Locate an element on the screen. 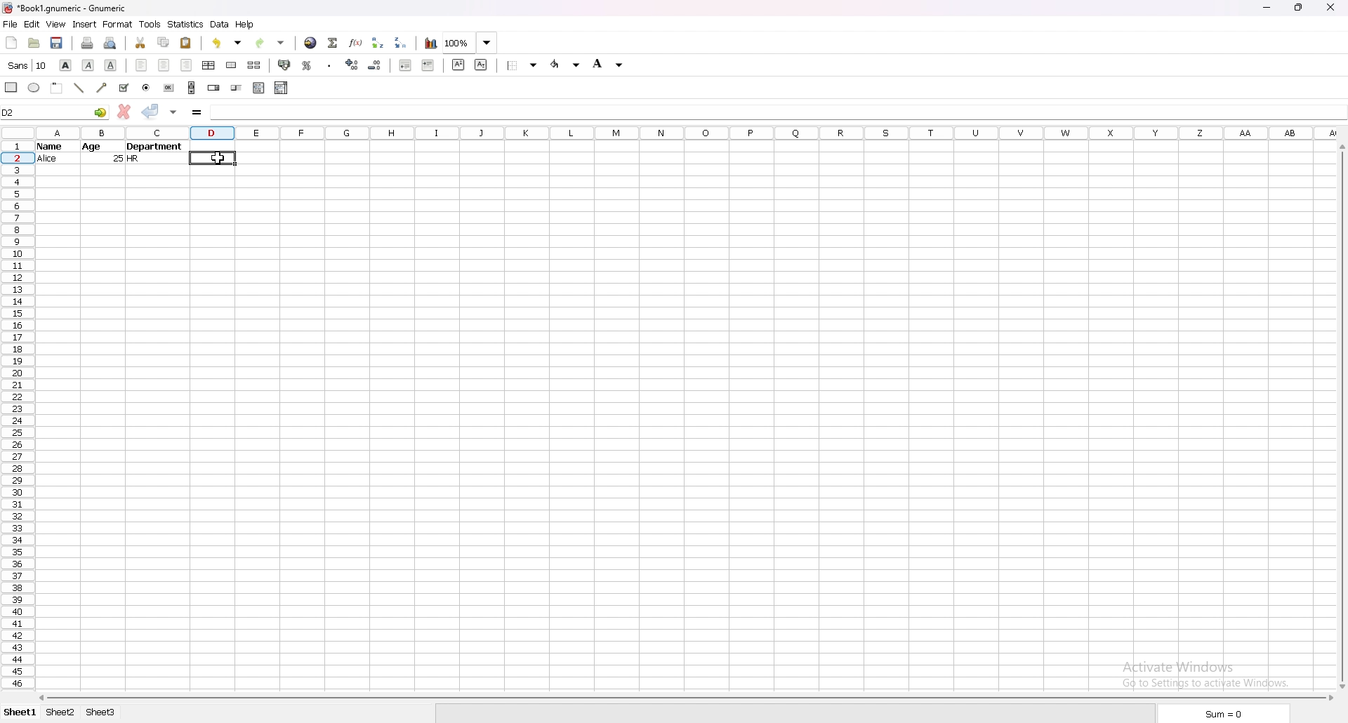 This screenshot has width=1348, height=723. button is located at coordinates (168, 88).